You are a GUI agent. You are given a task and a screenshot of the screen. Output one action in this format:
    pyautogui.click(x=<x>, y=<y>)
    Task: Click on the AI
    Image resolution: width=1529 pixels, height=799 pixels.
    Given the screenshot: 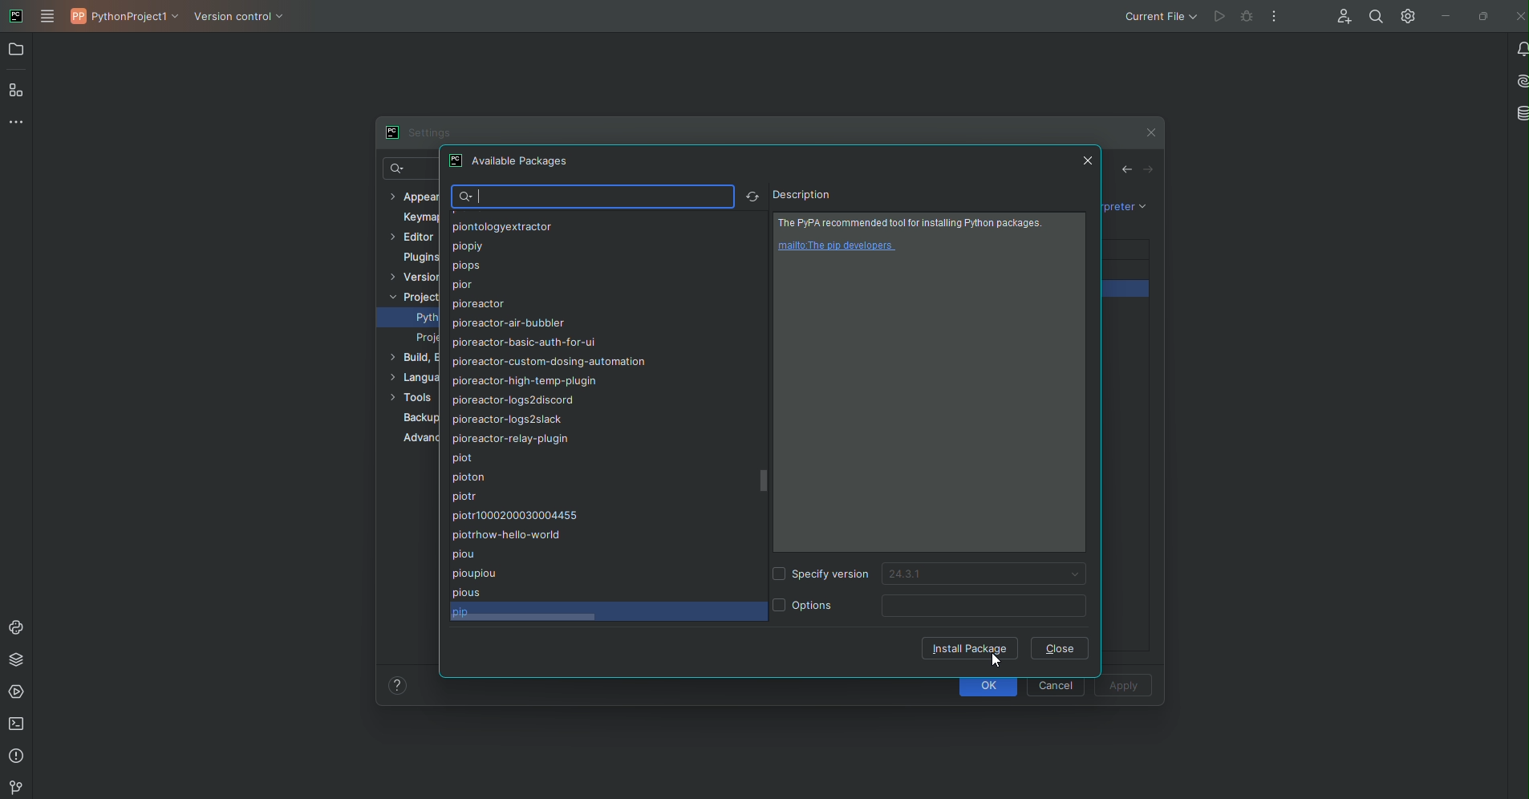 What is the action you would take?
    pyautogui.click(x=1519, y=81)
    